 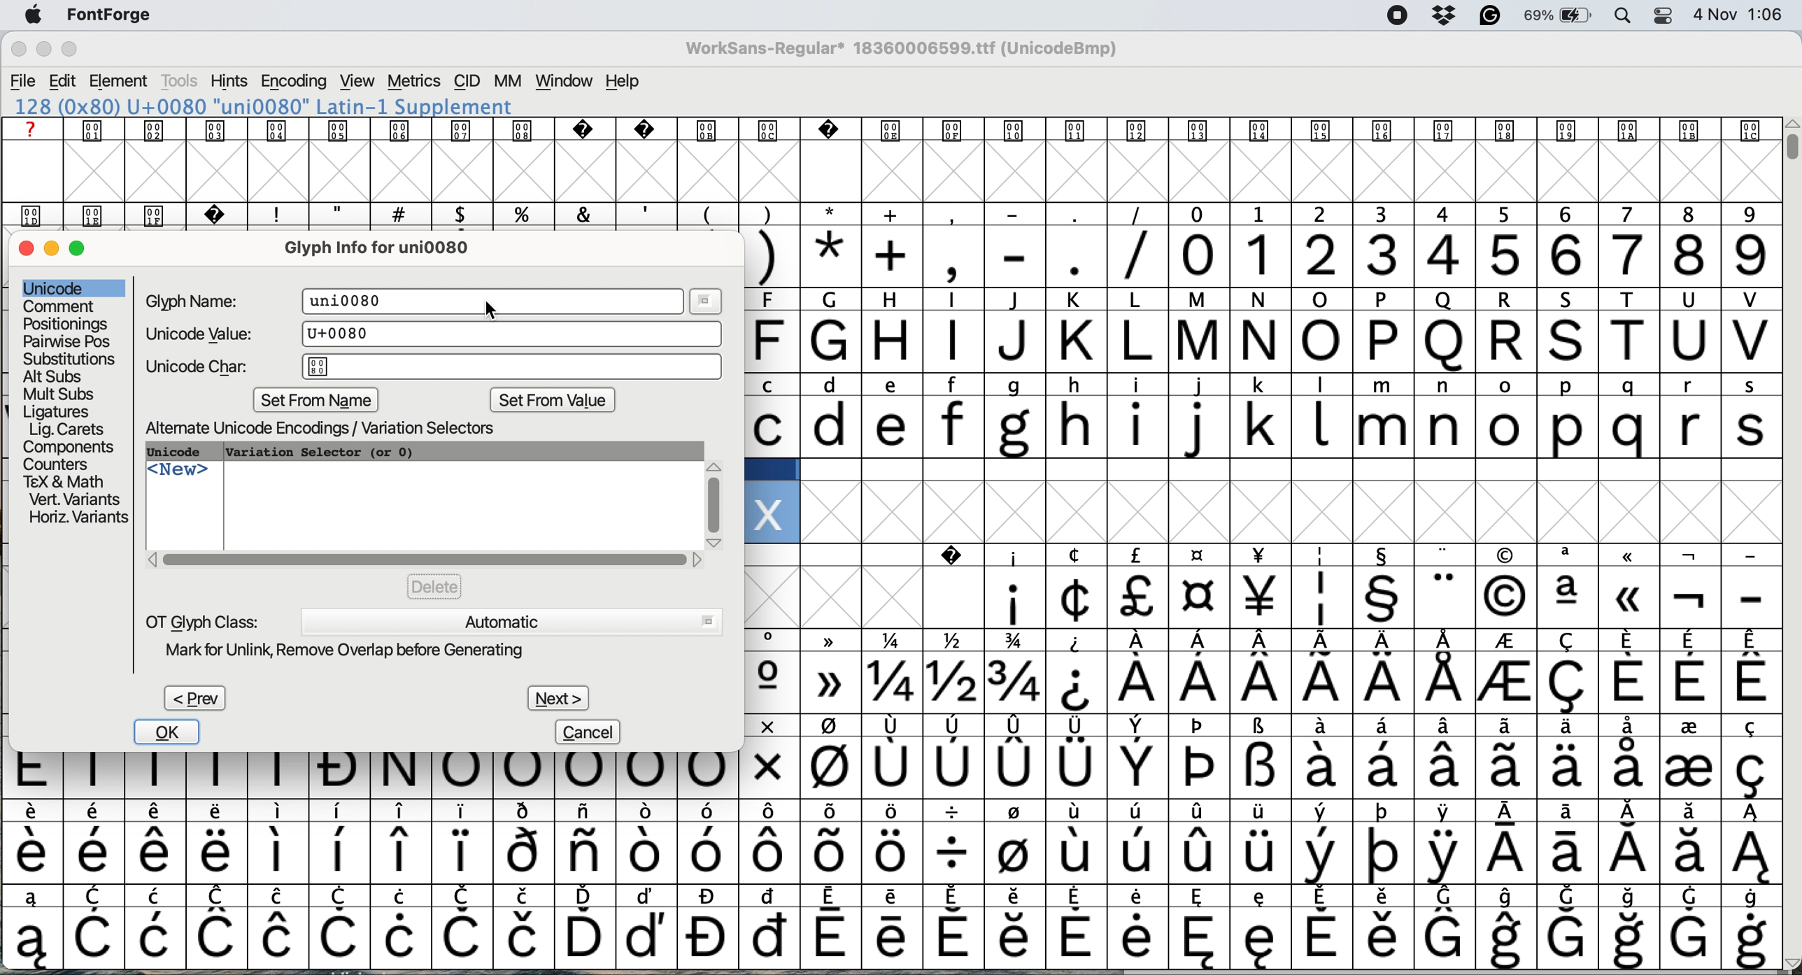 I want to click on ok, so click(x=169, y=732).